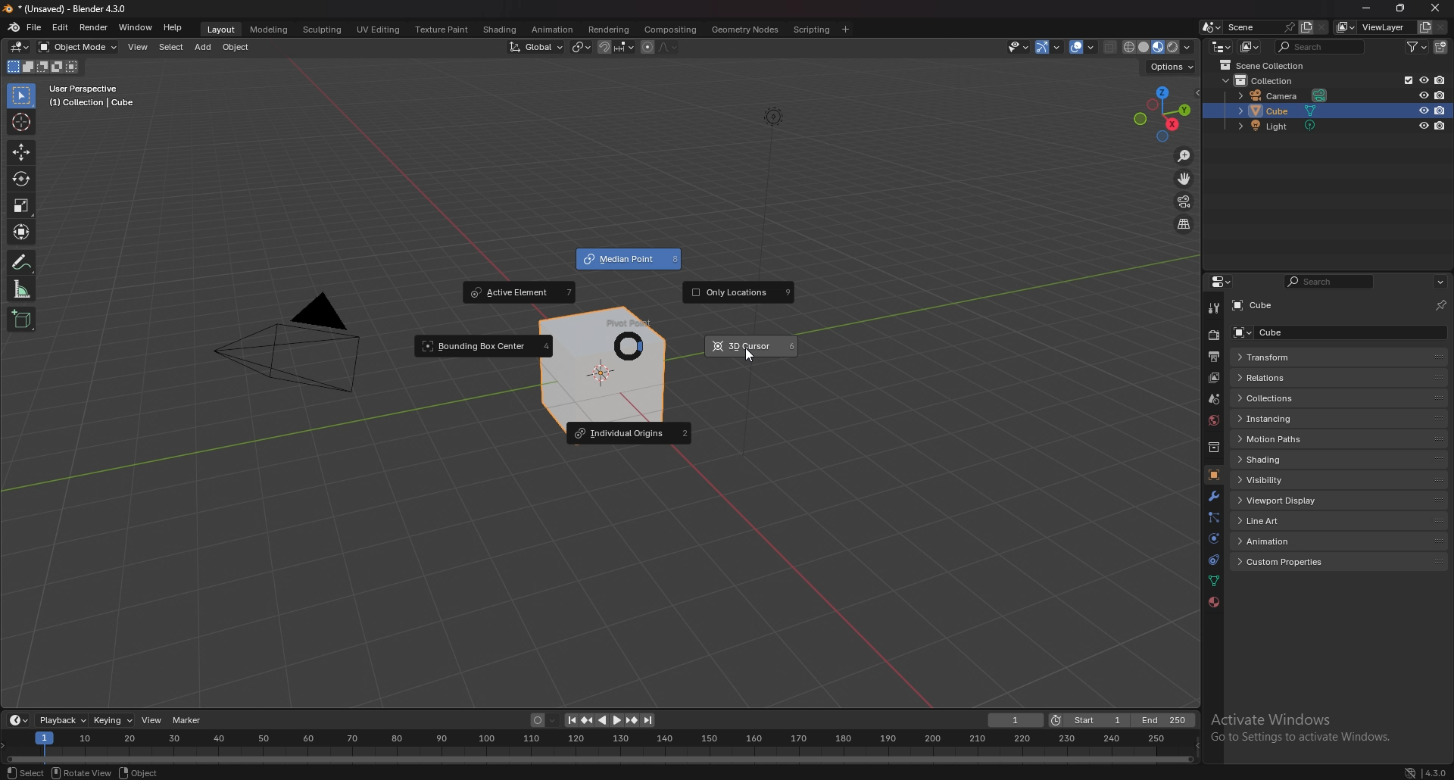 Image resolution: width=1454 pixels, height=780 pixels. Describe the element at coordinates (20, 152) in the screenshot. I see `move` at that location.